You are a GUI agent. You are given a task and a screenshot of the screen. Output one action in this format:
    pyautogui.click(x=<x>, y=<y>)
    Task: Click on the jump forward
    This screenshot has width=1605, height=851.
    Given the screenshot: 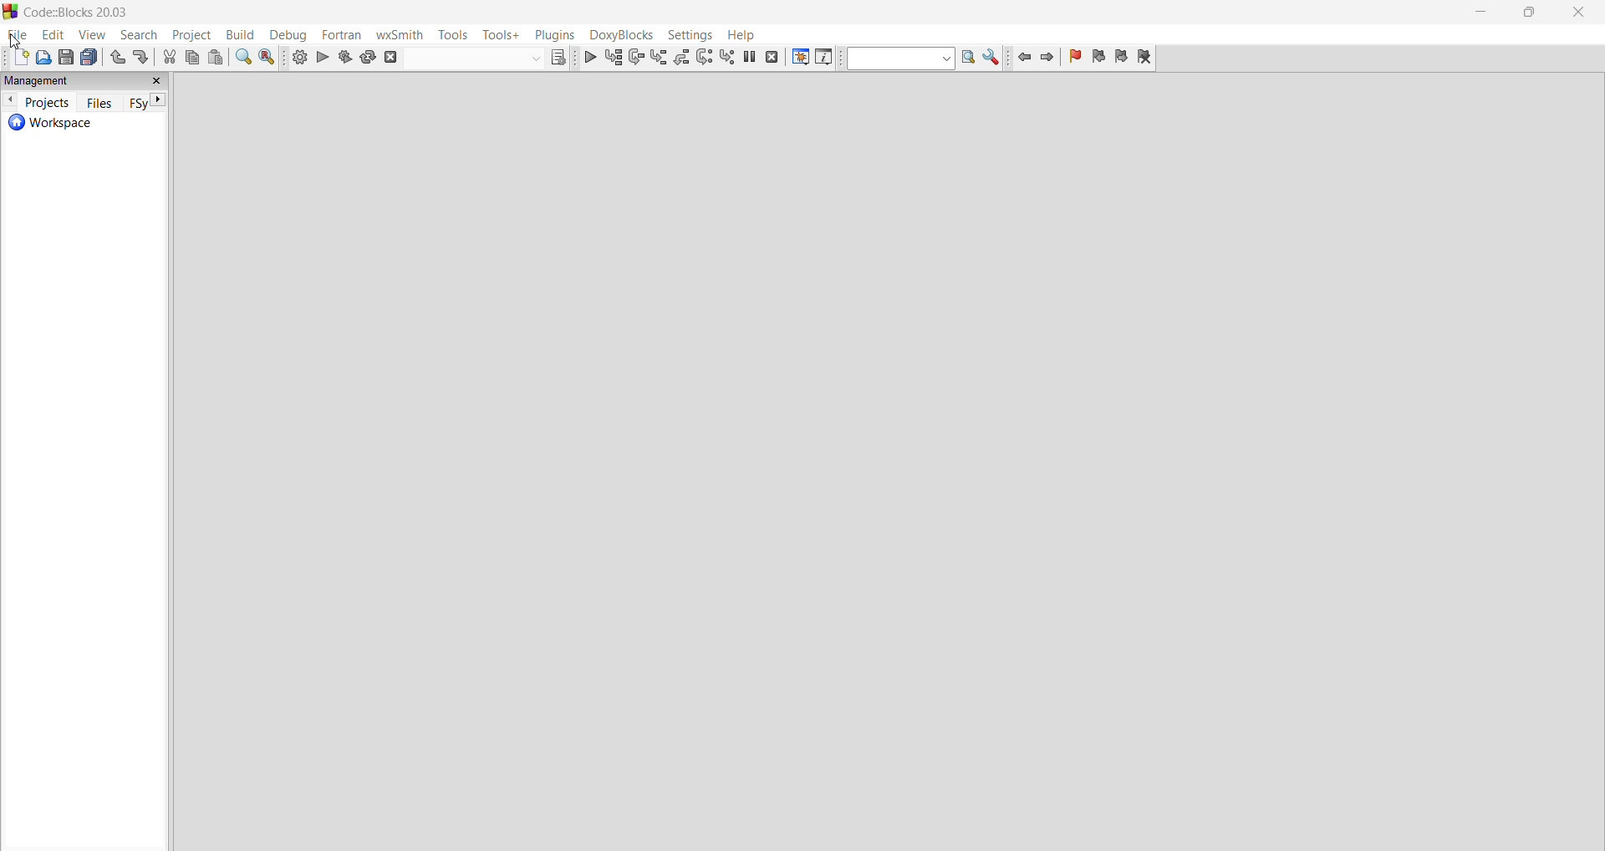 What is the action you would take?
    pyautogui.click(x=1048, y=59)
    